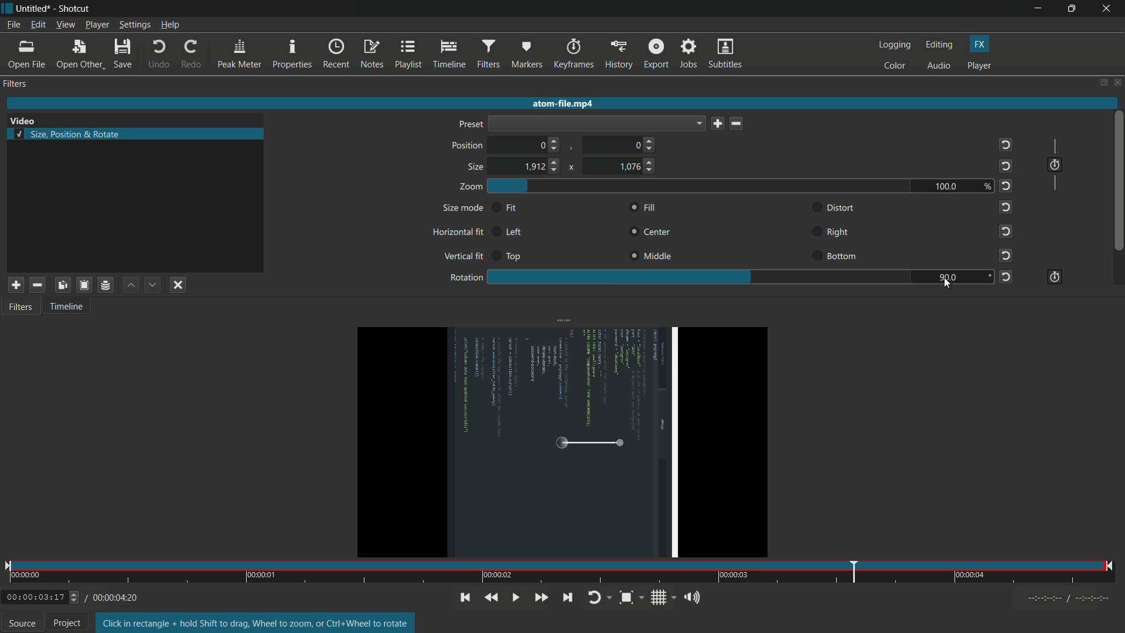  Describe the element at coordinates (841, 209) in the screenshot. I see `distort` at that location.